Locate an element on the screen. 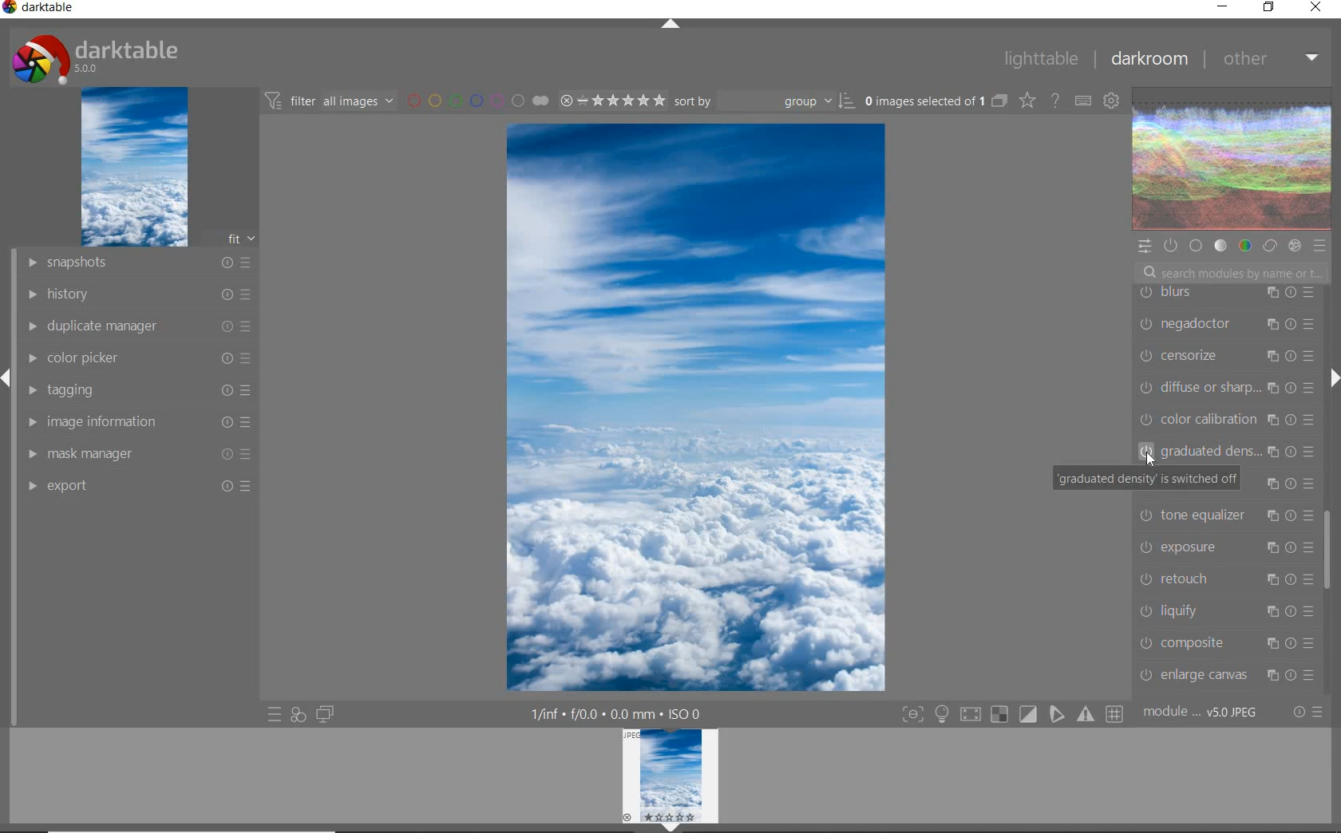 Image resolution: width=1341 pixels, height=833 pixels. HISTORY is located at coordinates (137, 293).